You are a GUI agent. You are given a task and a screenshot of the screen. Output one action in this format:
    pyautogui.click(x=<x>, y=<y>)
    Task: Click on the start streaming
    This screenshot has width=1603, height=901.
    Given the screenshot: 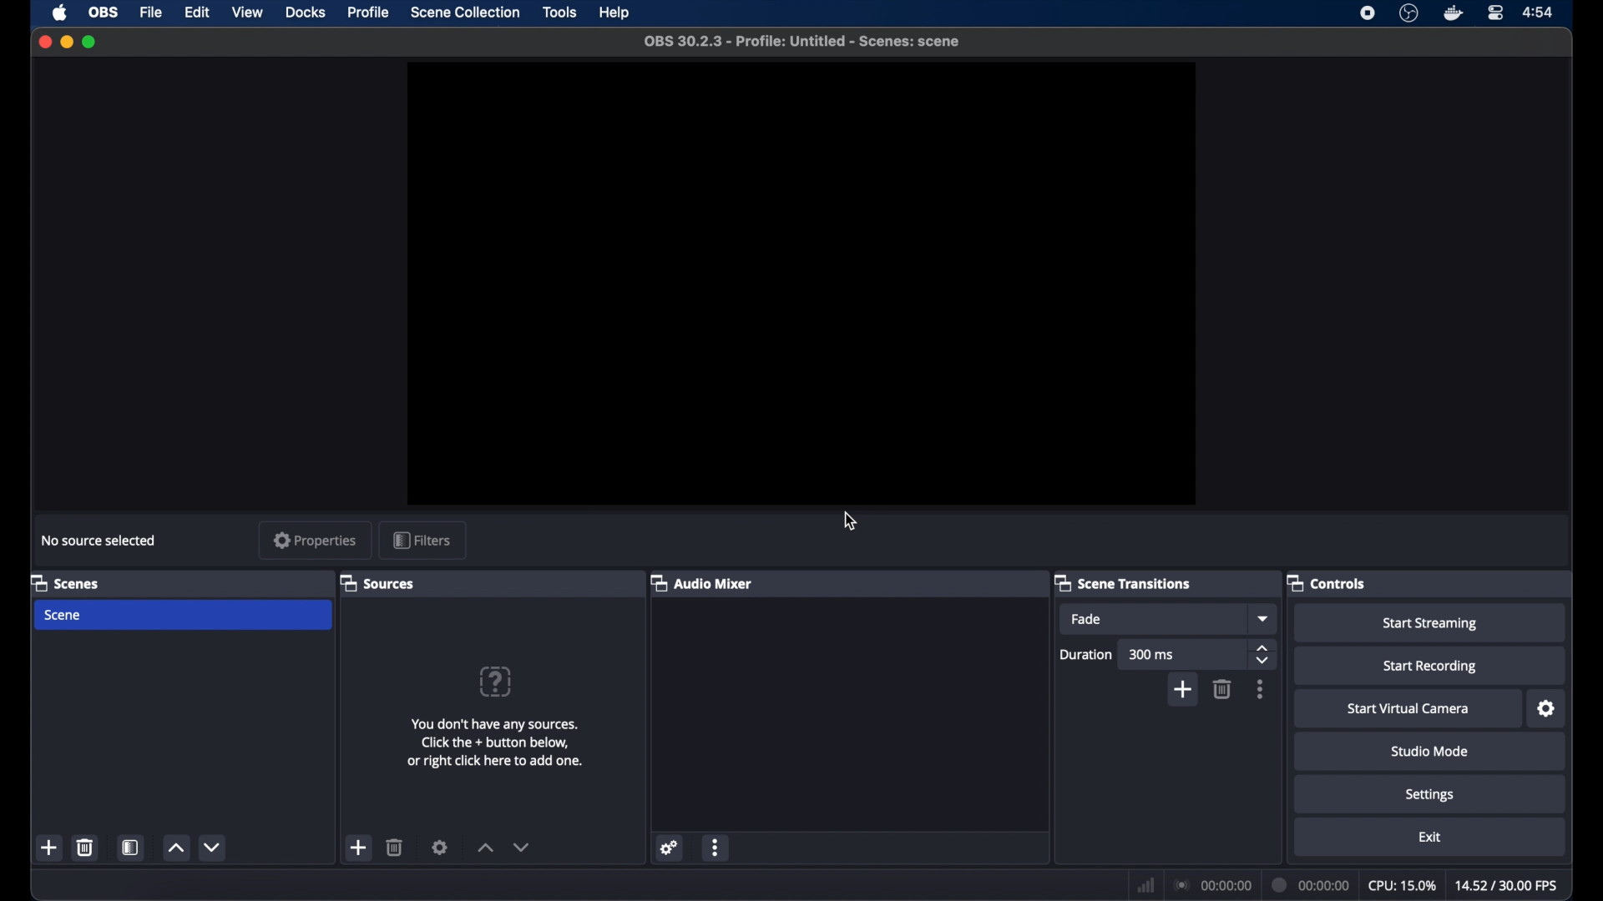 What is the action you would take?
    pyautogui.click(x=1428, y=622)
    